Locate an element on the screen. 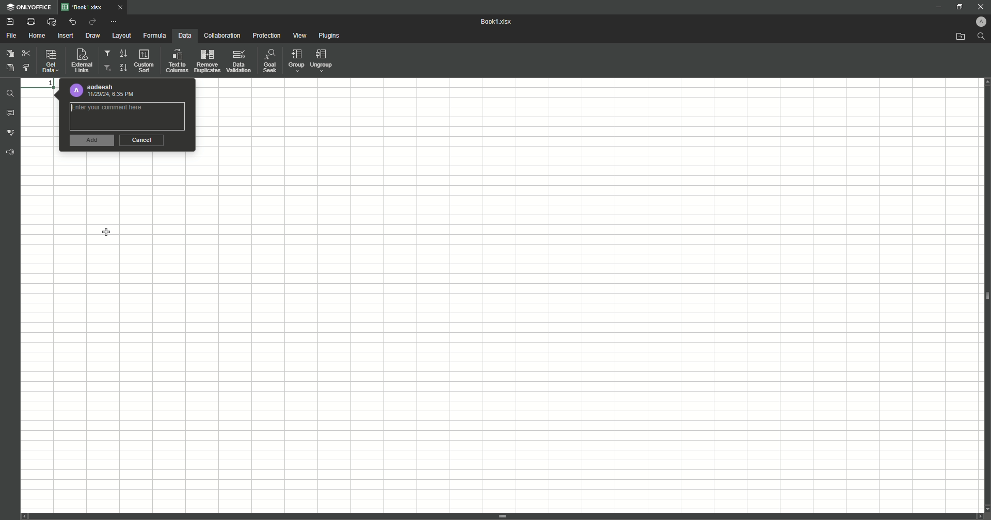 The image size is (991, 520). Find is located at coordinates (11, 92).